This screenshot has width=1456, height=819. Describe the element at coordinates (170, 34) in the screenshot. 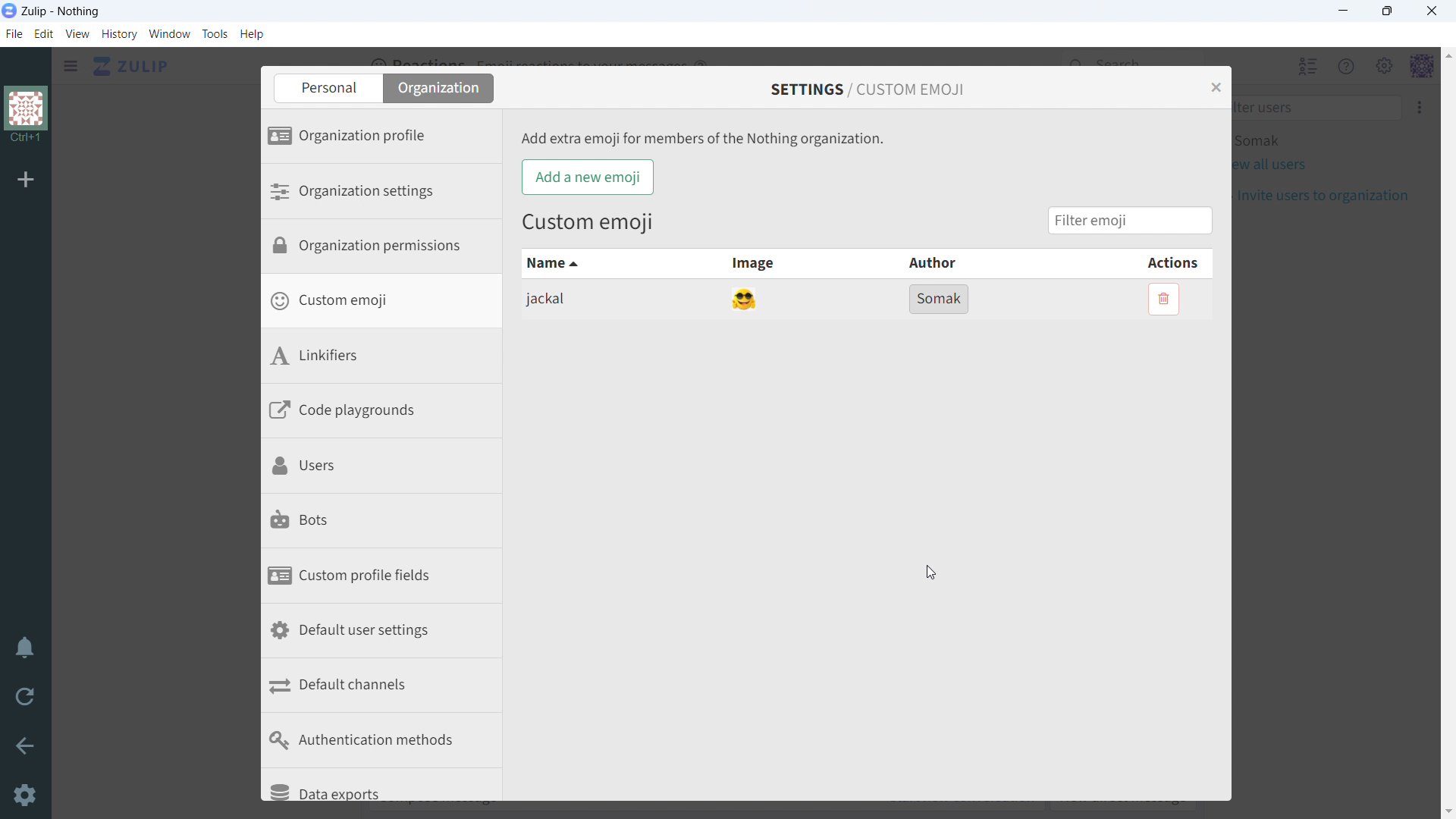

I see `window` at that location.